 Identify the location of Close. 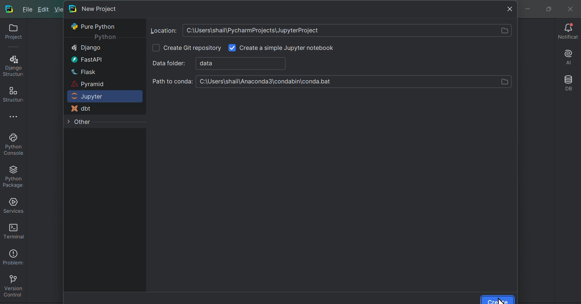
(506, 11).